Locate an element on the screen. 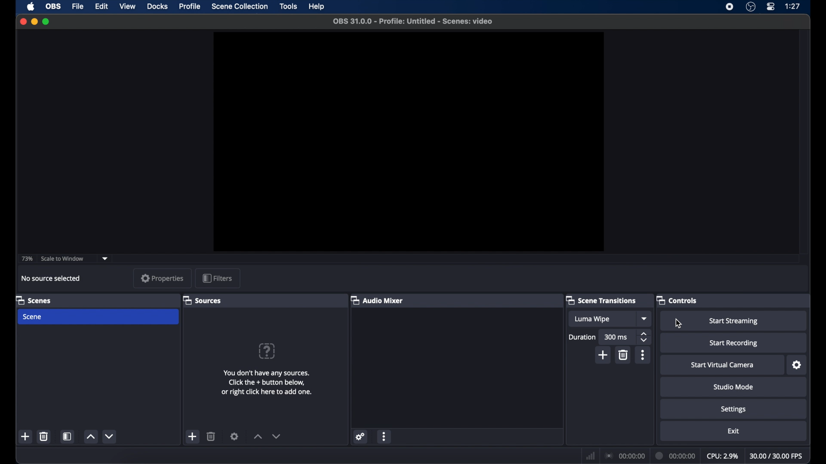 The height and width of the screenshot is (464, 826). view is located at coordinates (128, 6).